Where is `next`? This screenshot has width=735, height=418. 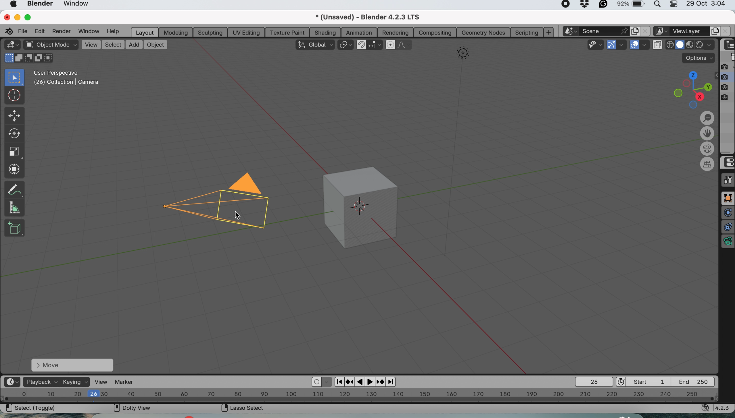
next is located at coordinates (392, 382).